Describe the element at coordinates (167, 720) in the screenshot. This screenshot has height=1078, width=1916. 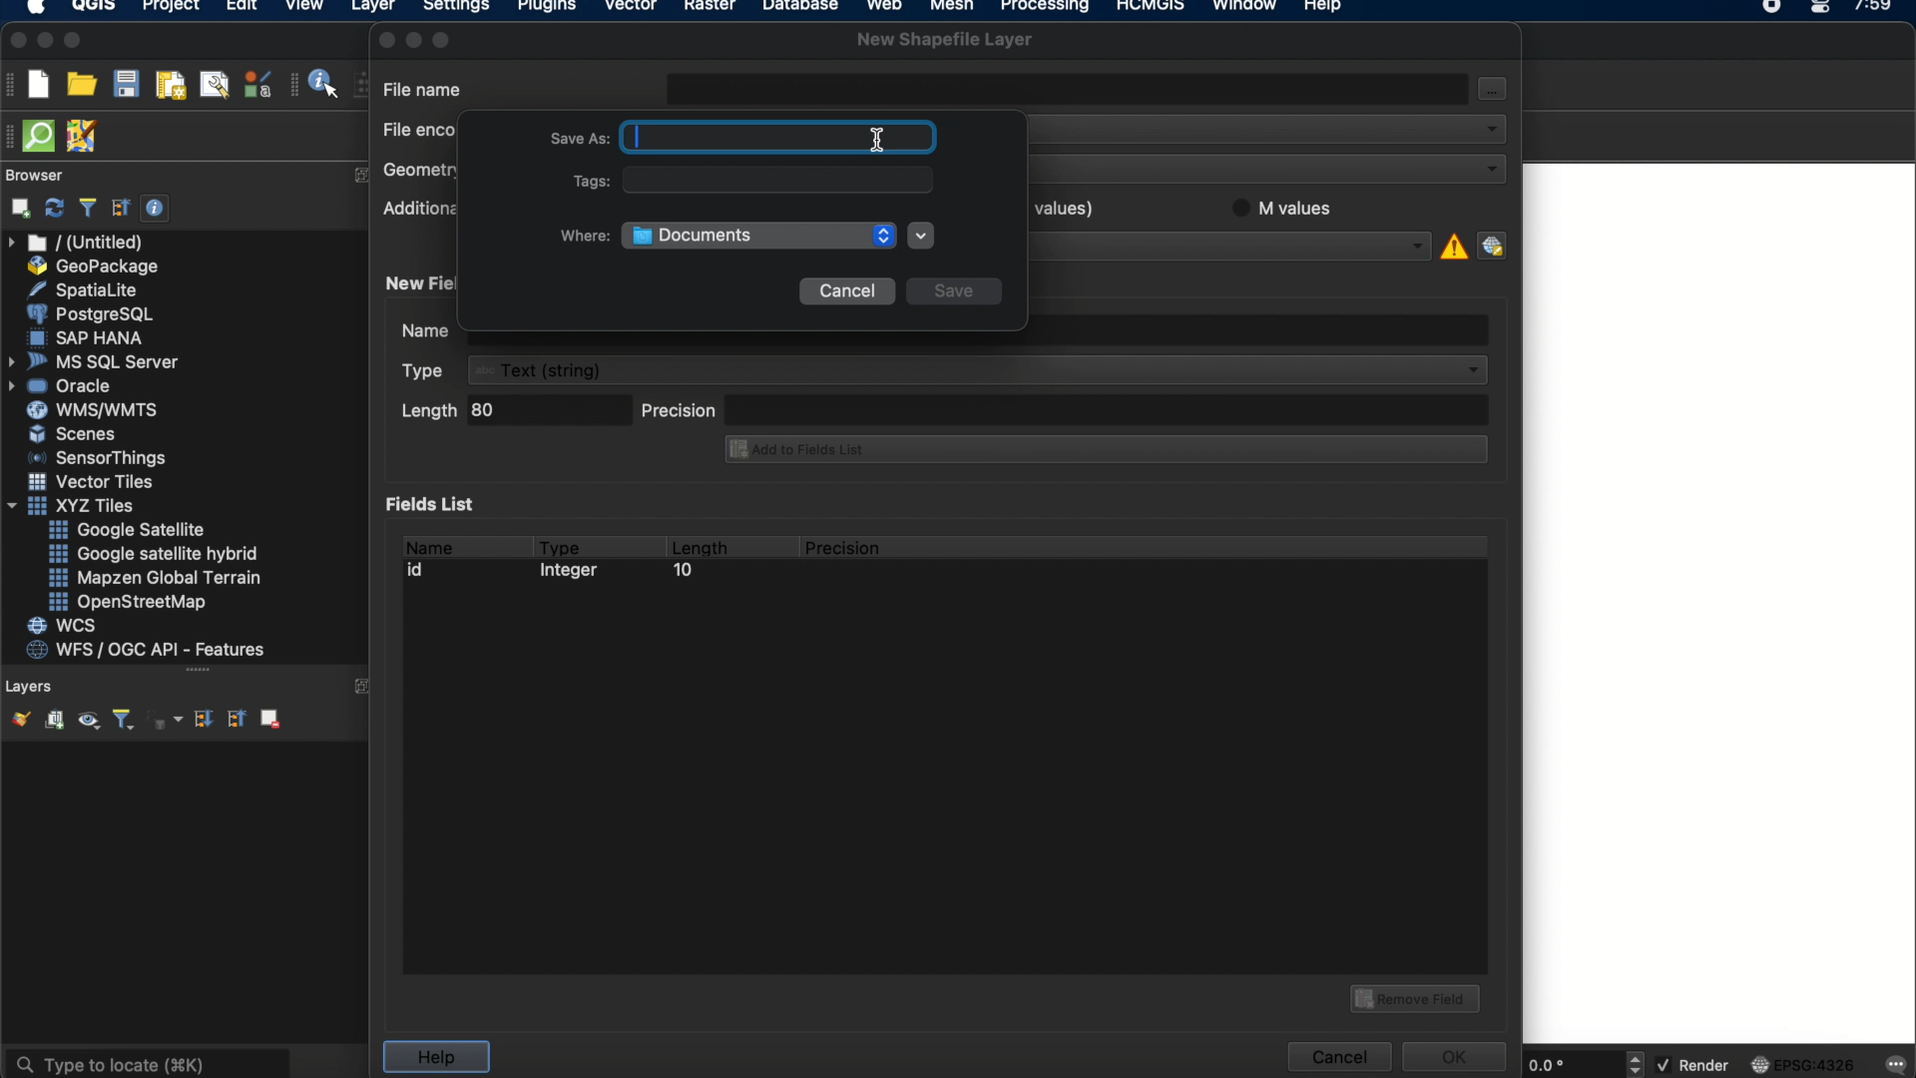
I see `filter legend by expression` at that location.